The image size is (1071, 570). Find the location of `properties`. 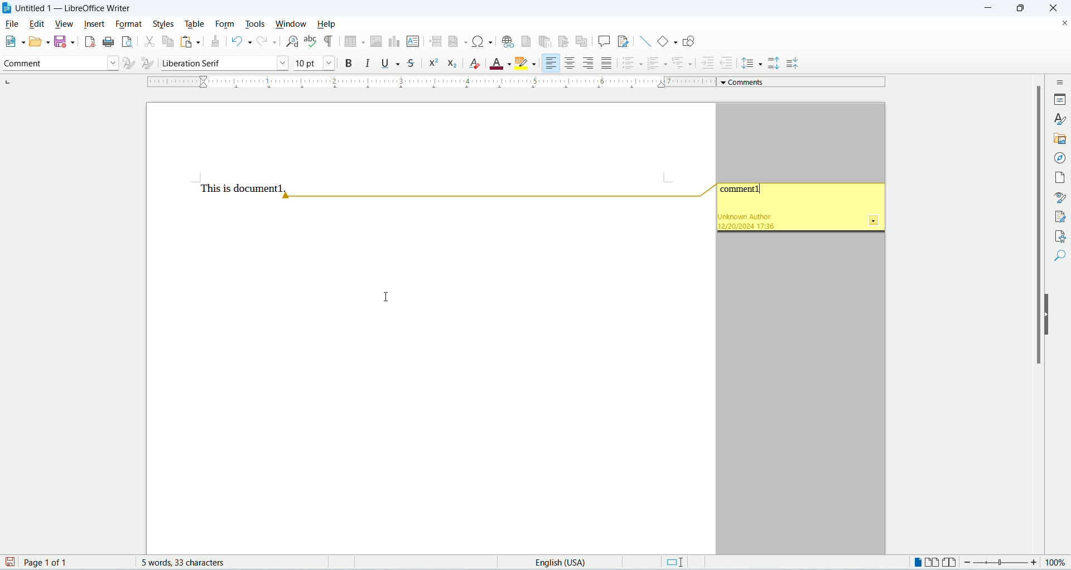

properties is located at coordinates (1060, 99).